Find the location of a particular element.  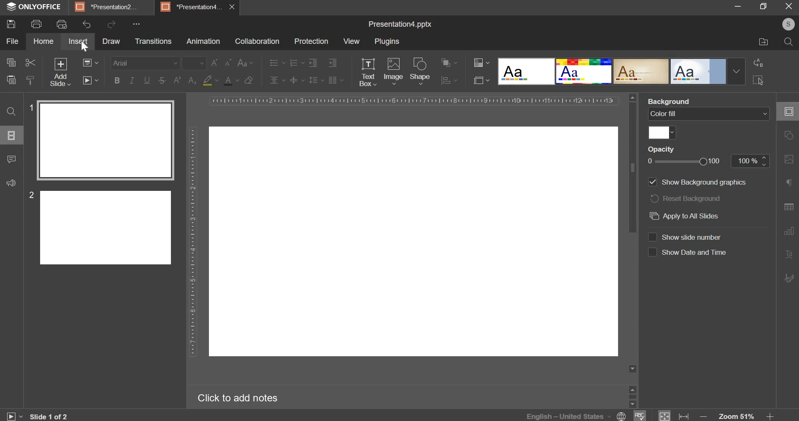

insert is located at coordinates (79, 41).